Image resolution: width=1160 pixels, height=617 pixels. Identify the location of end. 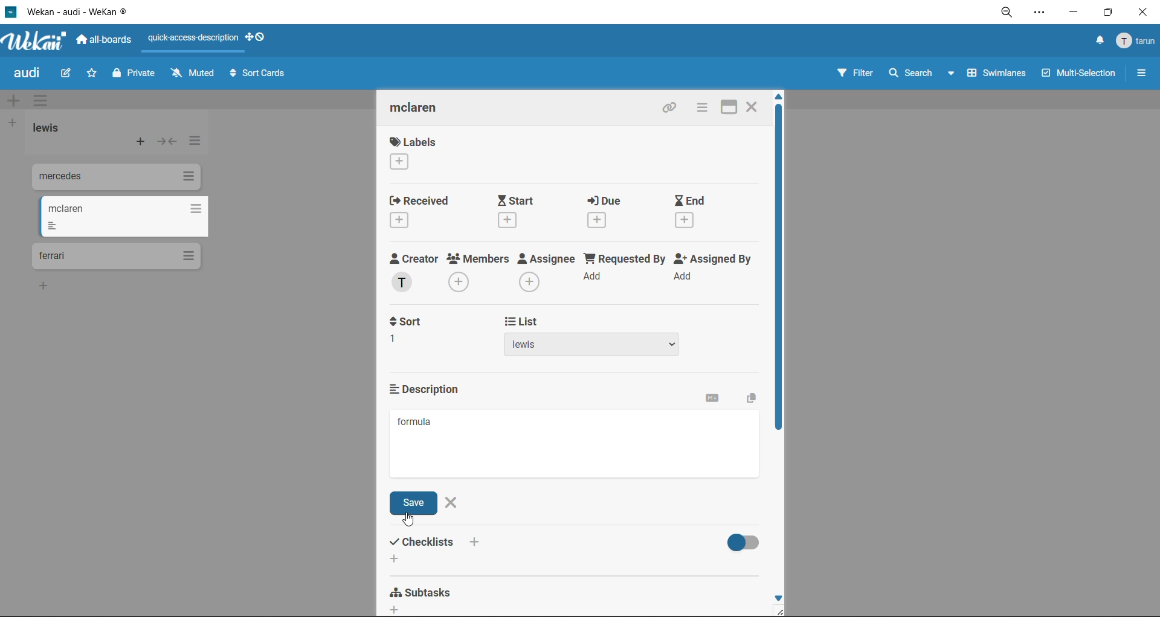
(702, 213).